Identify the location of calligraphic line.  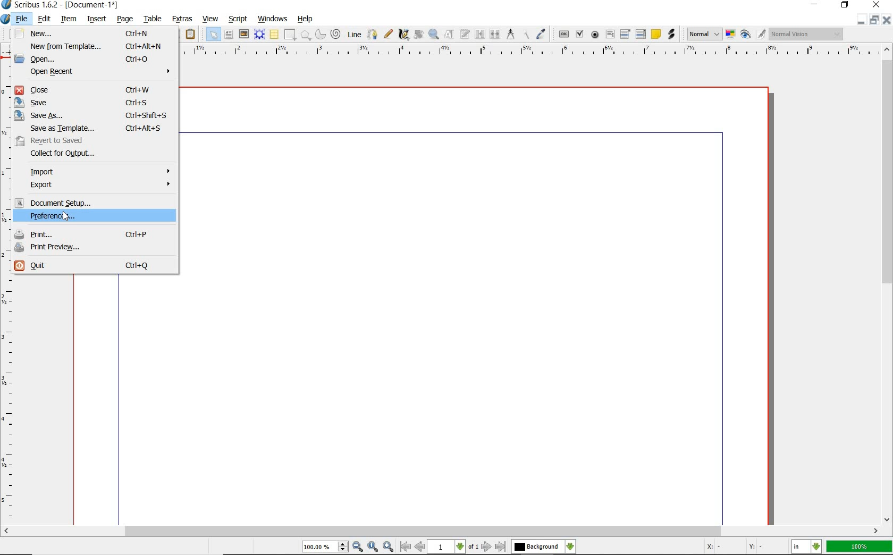
(405, 36).